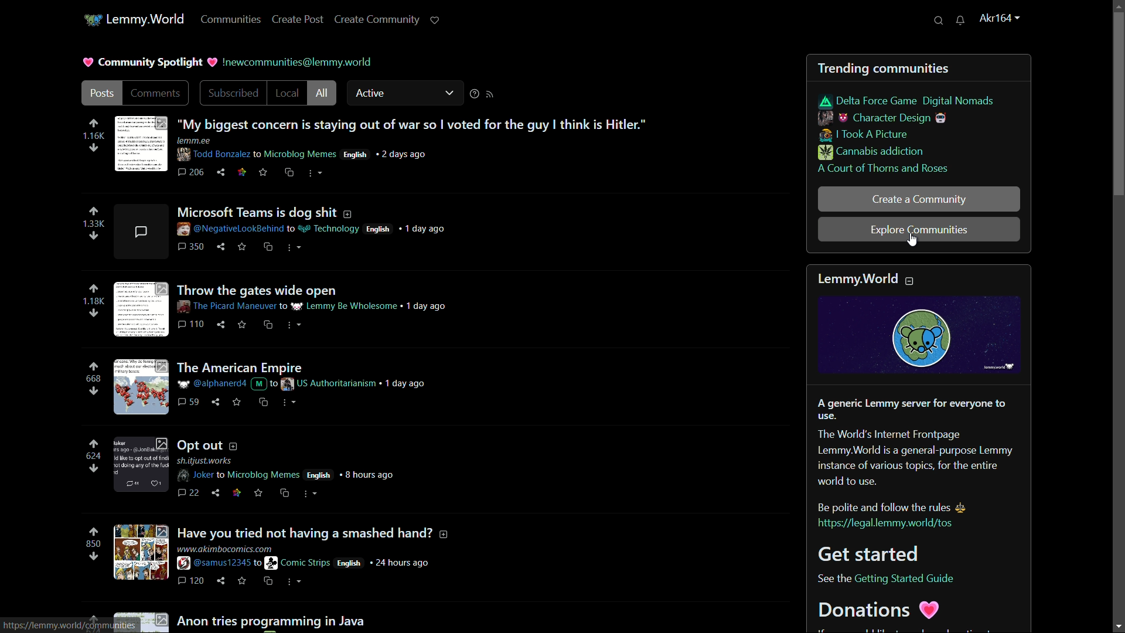 Image resolution: width=1125 pixels, height=633 pixels. I want to click on cannabis addiction, so click(871, 154).